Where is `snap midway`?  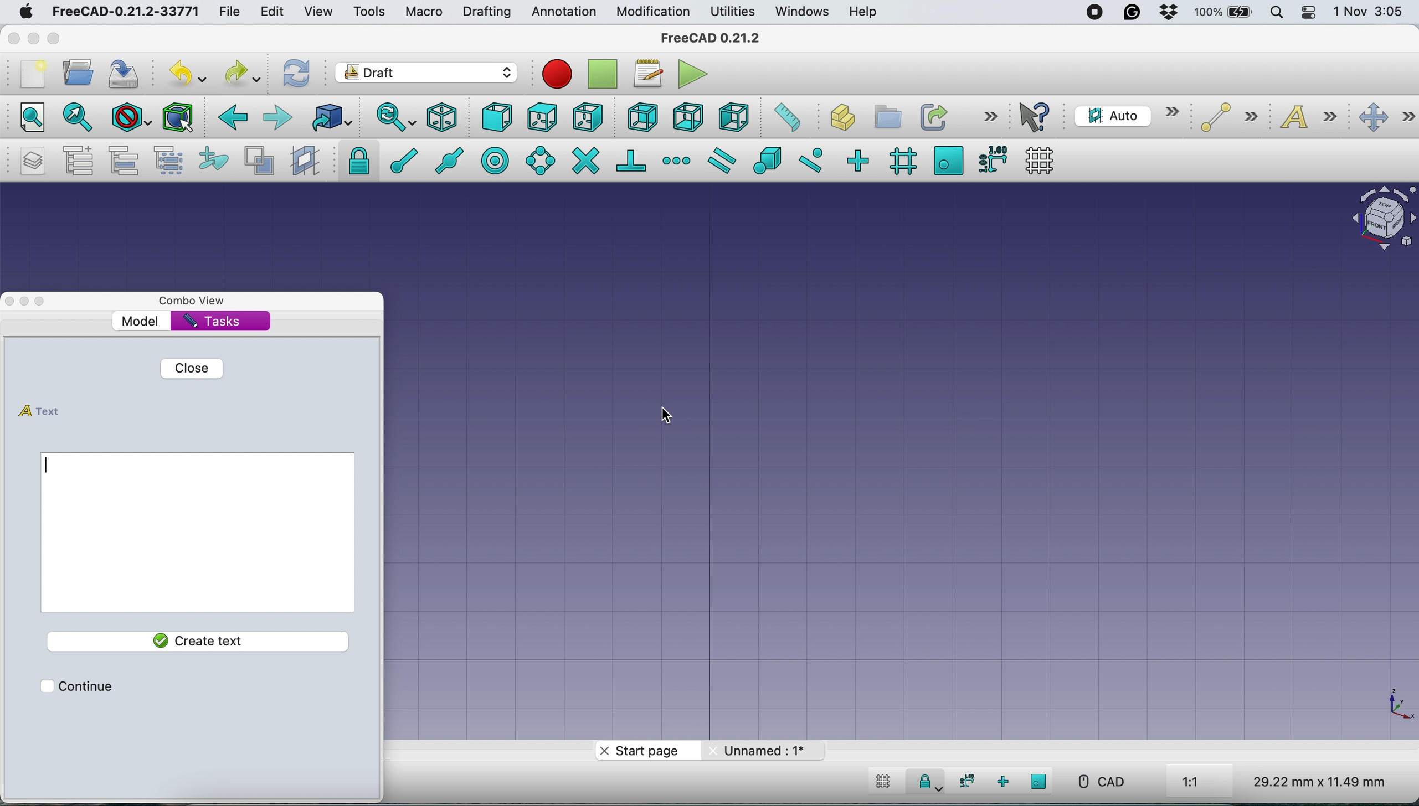 snap midway is located at coordinates (445, 162).